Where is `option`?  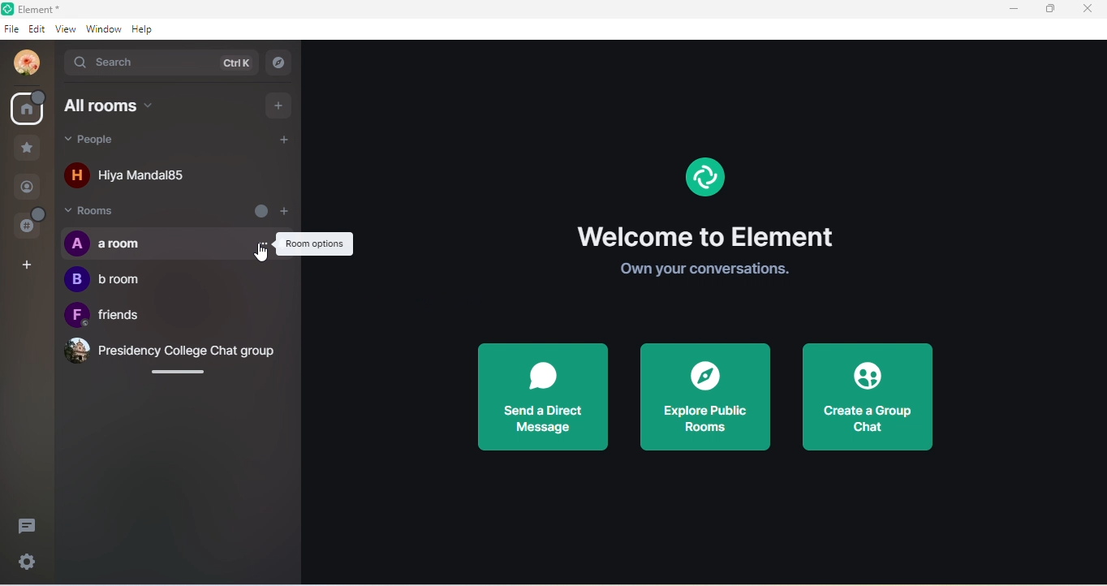 option is located at coordinates (263, 239).